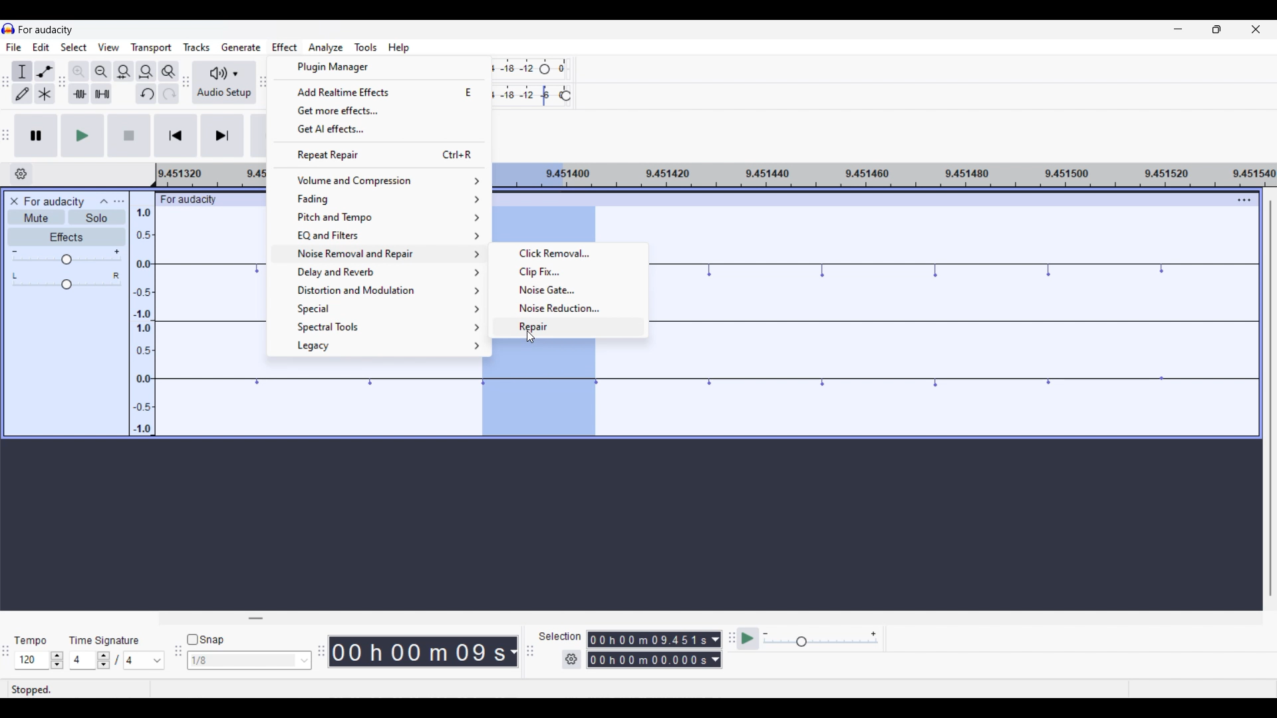  What do you see at coordinates (285, 47) in the screenshot?
I see `Effect menu` at bounding box center [285, 47].